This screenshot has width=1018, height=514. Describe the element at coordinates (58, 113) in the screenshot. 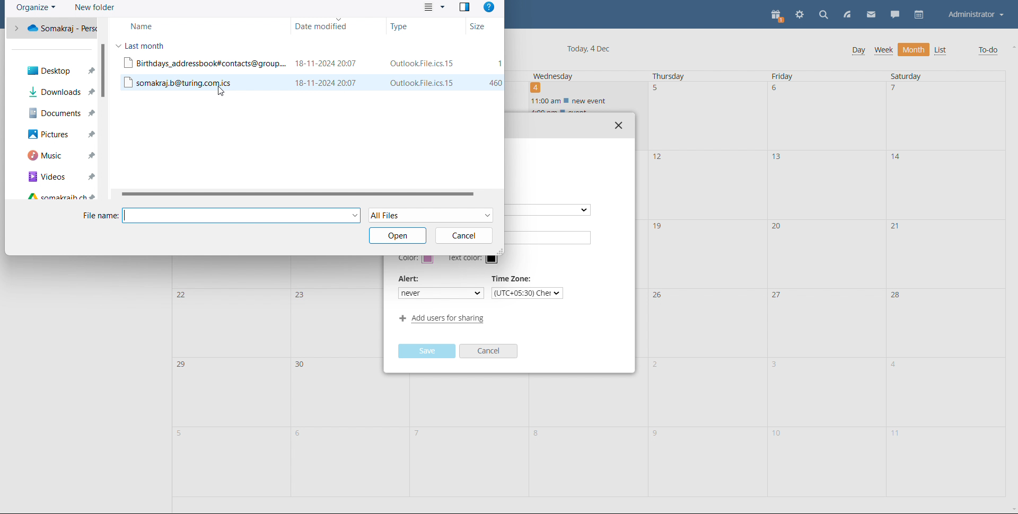

I see `documents` at that location.